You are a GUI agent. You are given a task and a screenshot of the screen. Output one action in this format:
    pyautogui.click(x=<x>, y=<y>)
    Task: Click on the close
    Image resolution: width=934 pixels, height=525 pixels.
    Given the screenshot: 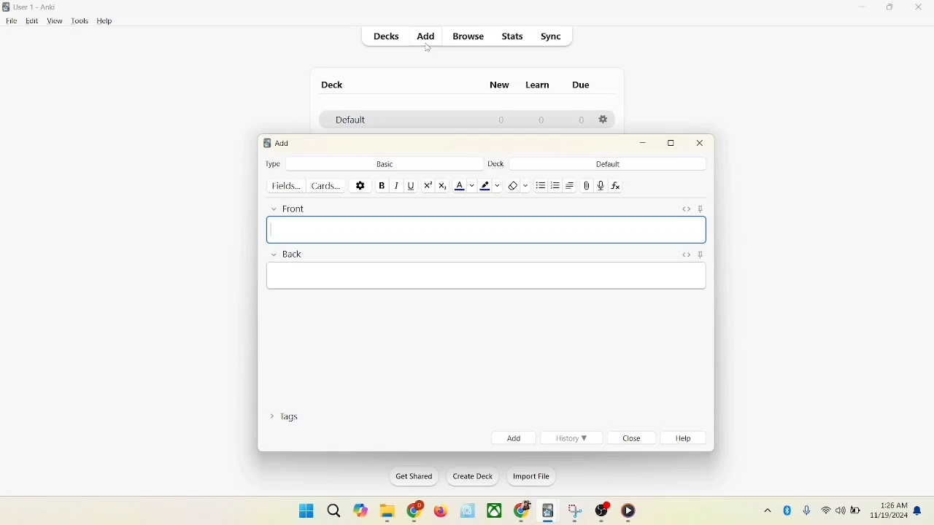 What is the action you would take?
    pyautogui.click(x=700, y=145)
    